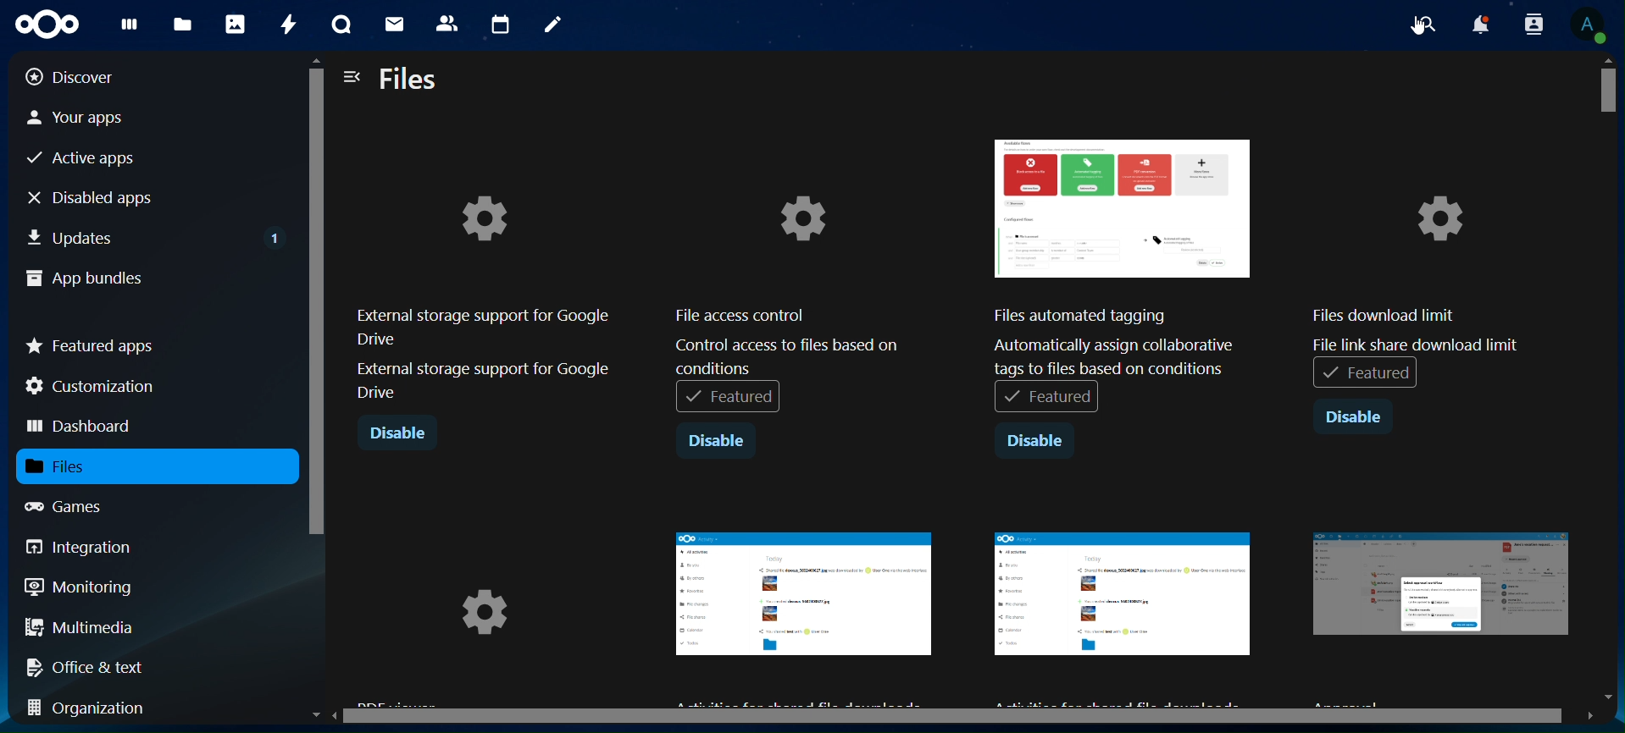 This screenshot has height=733, width=1625. What do you see at coordinates (94, 386) in the screenshot?
I see `customization` at bounding box center [94, 386].